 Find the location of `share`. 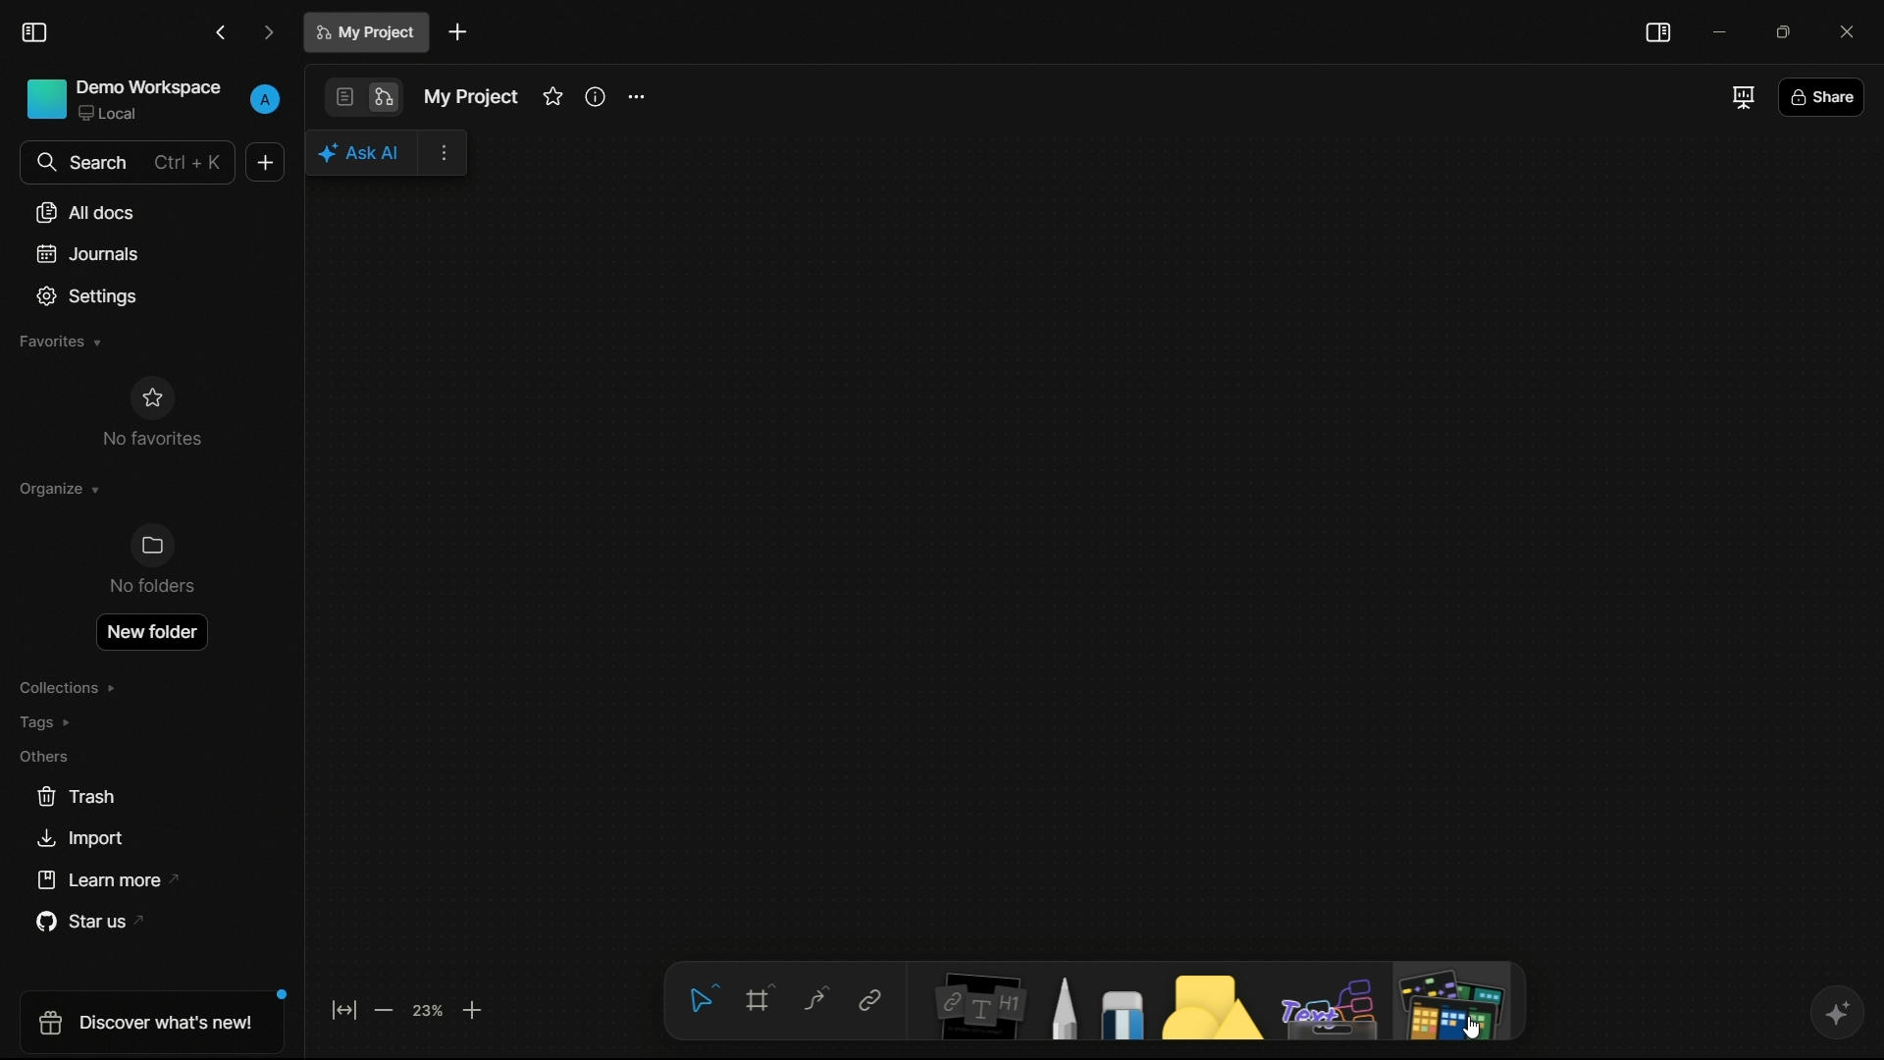

share is located at coordinates (1821, 100).